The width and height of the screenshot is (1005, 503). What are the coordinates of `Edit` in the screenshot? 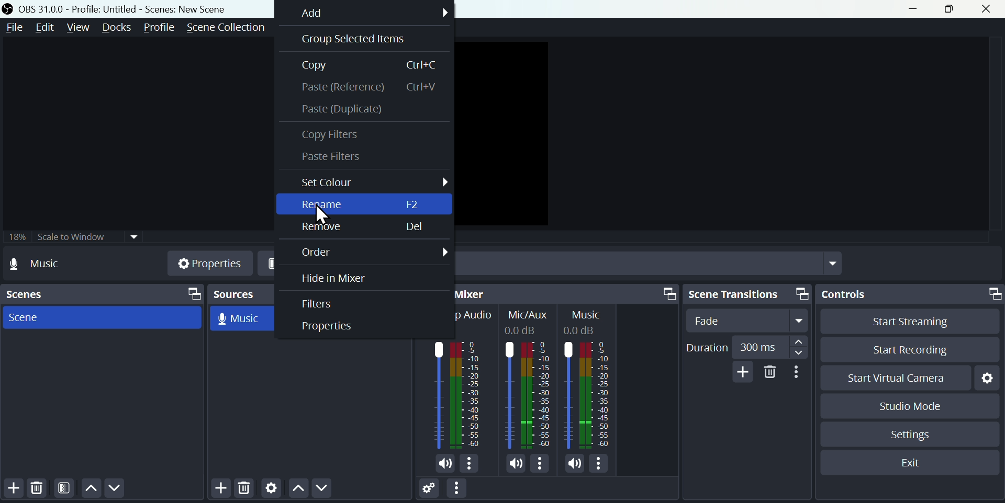 It's located at (47, 26).